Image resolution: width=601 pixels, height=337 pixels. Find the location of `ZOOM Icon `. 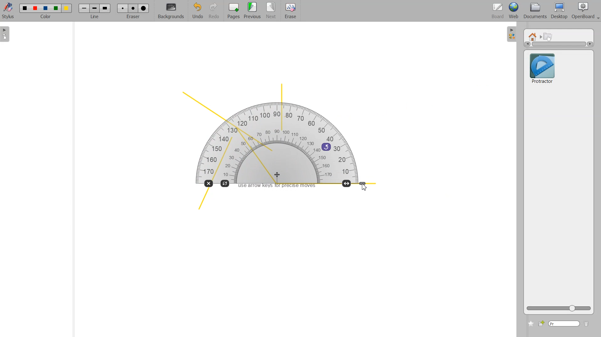

ZOOM Icon  is located at coordinates (559, 308).